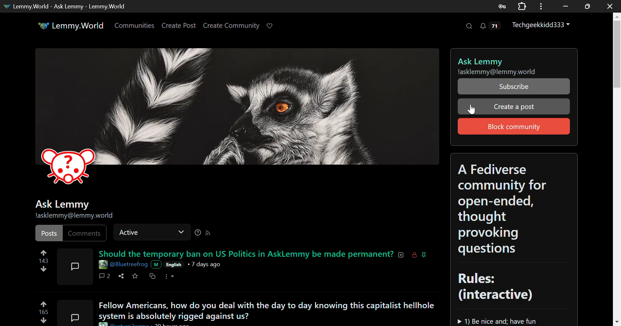 Image resolution: width=621 pixels, height=326 pixels. What do you see at coordinates (74, 313) in the screenshot?
I see `Post Icon` at bounding box center [74, 313].